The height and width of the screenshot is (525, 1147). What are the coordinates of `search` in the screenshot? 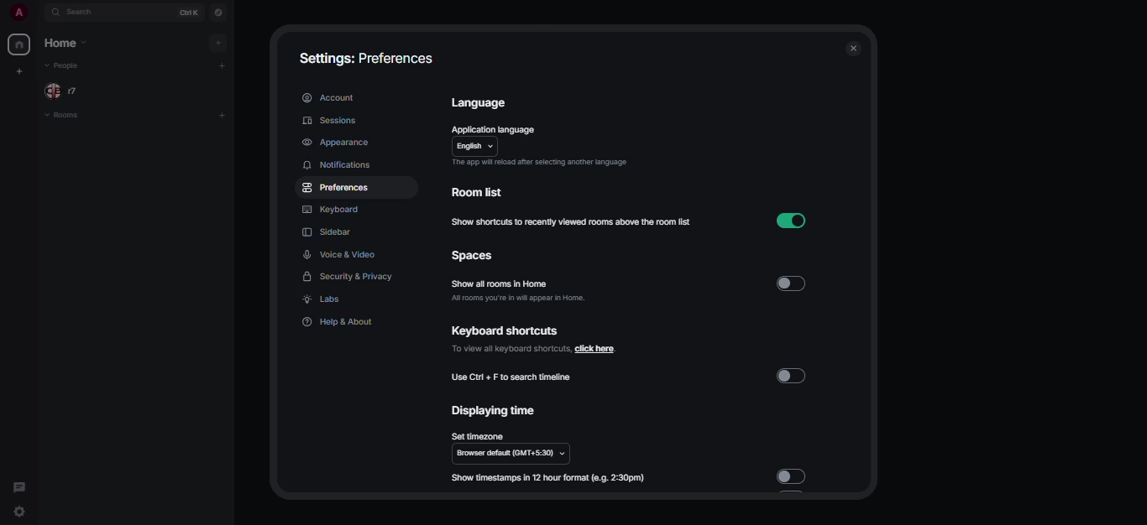 It's located at (81, 11).